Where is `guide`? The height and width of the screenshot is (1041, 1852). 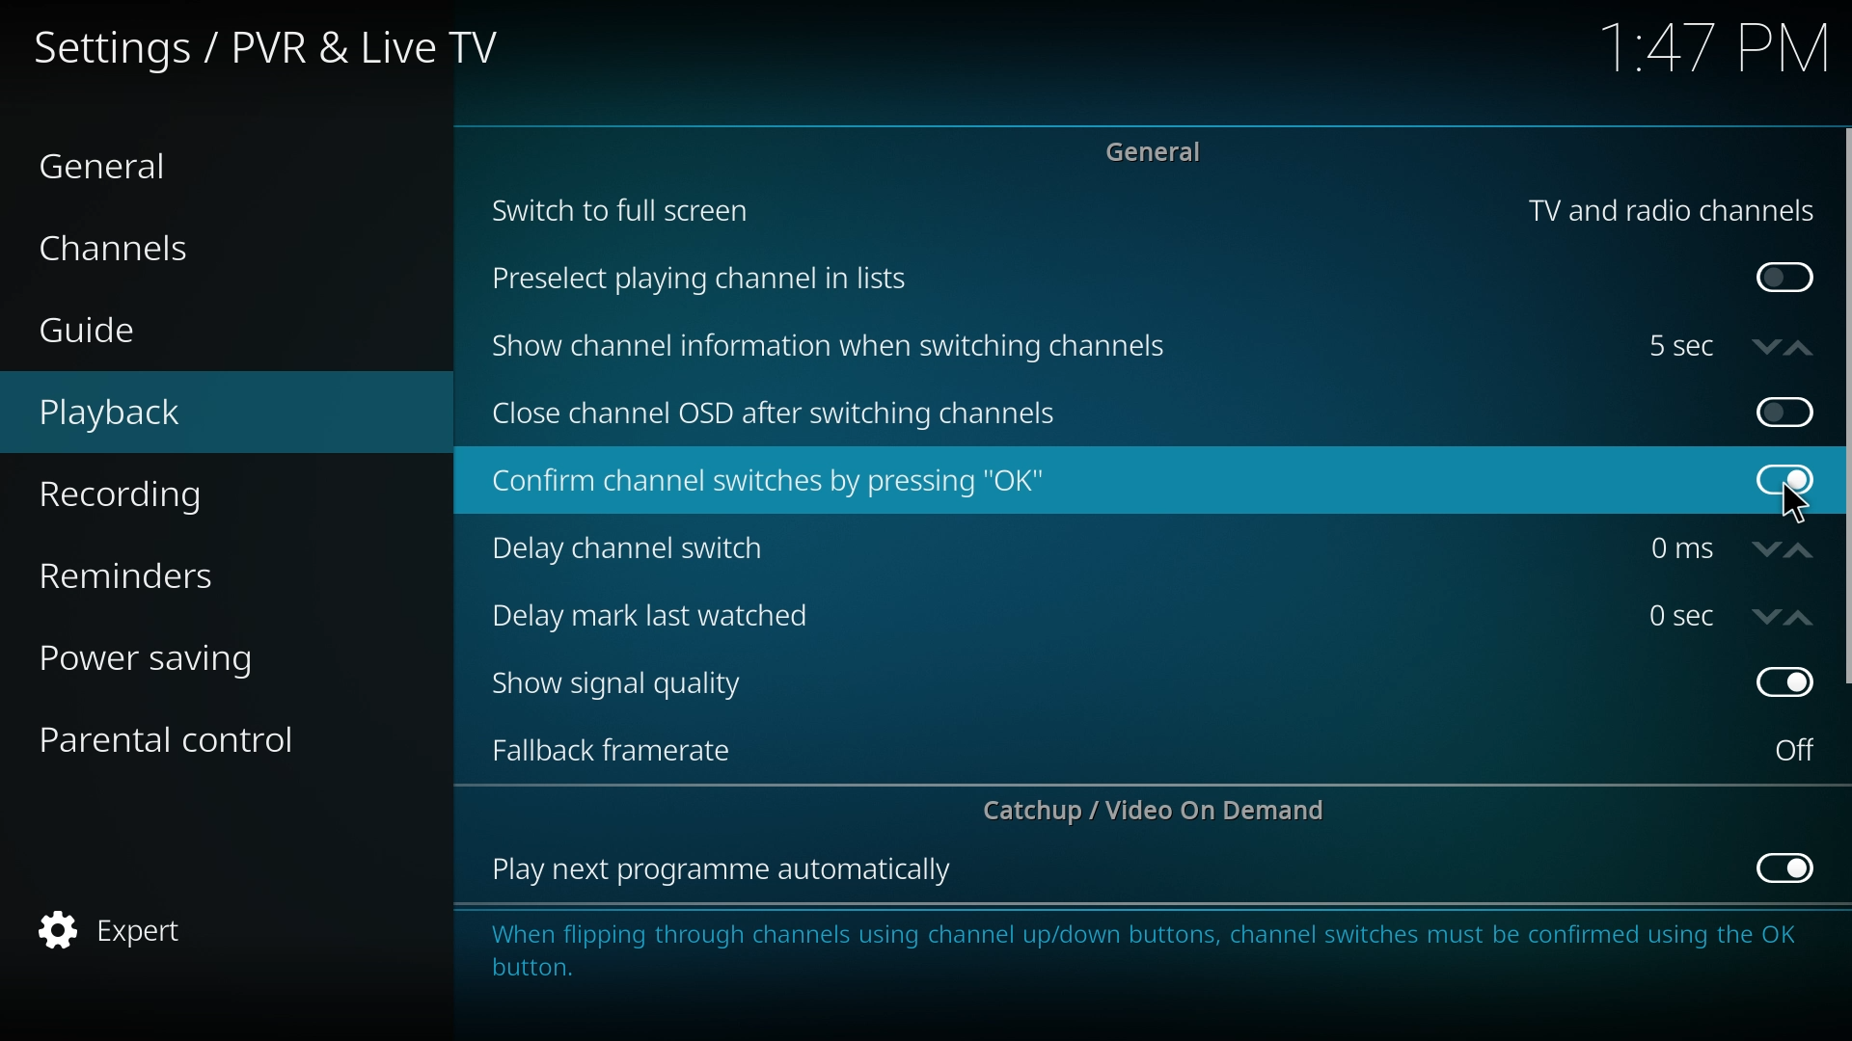
guide is located at coordinates (158, 333).